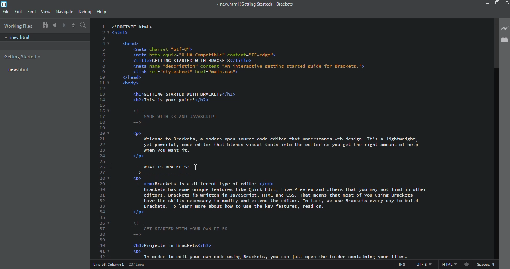 The width and height of the screenshot is (510, 269). I want to click on line number, so click(118, 265).